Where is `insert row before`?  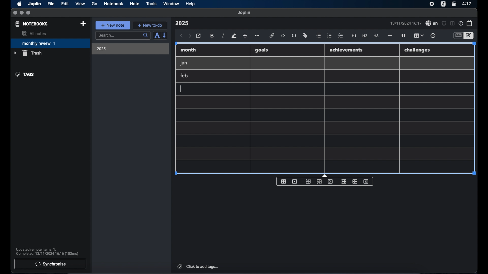 insert row before is located at coordinates (308, 182).